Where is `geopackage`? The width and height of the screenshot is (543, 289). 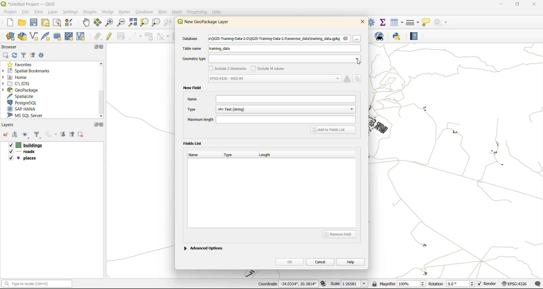 geopackage is located at coordinates (20, 89).